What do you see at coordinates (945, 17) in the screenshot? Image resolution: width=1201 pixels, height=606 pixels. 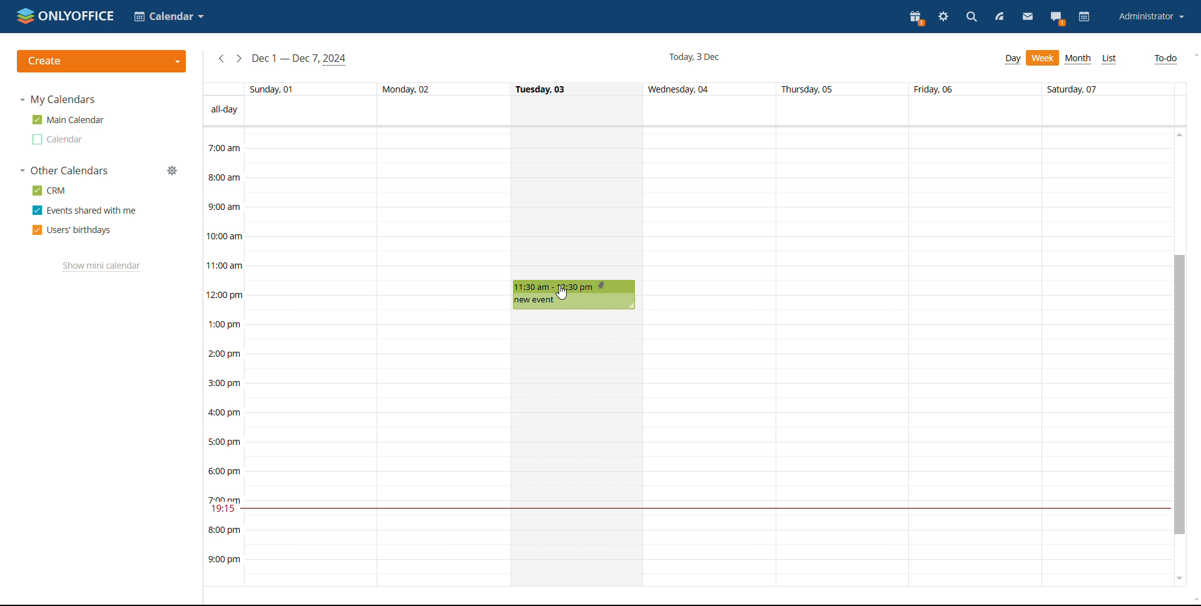 I see `settings` at bounding box center [945, 17].